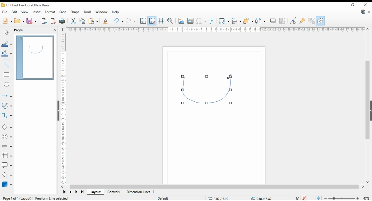  What do you see at coordinates (139, 192) in the screenshot?
I see `dimensions` at bounding box center [139, 192].